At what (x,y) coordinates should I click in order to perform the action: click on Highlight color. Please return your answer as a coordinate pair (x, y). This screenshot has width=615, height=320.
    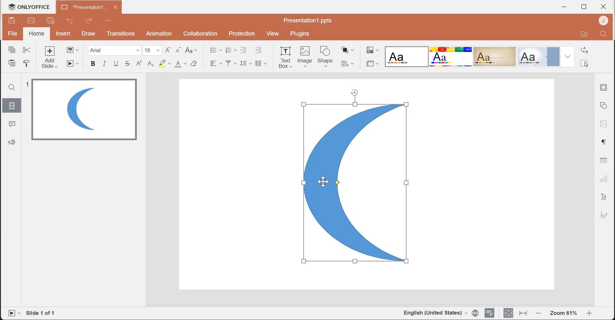
    Looking at the image, I should click on (165, 63).